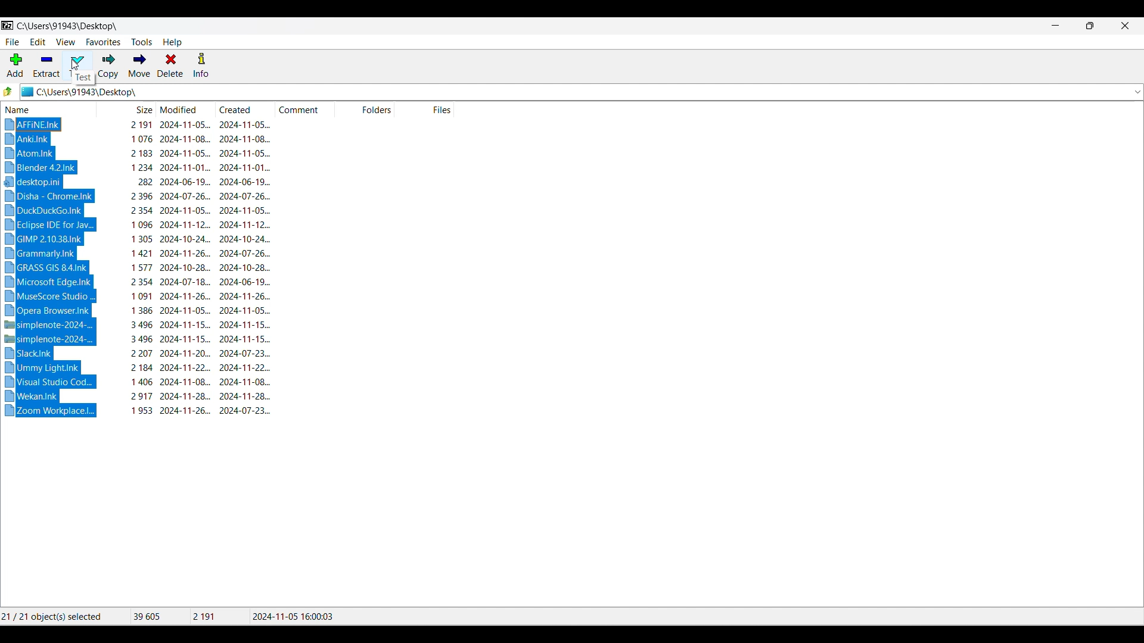  Describe the element at coordinates (15, 65) in the screenshot. I see `Add` at that location.